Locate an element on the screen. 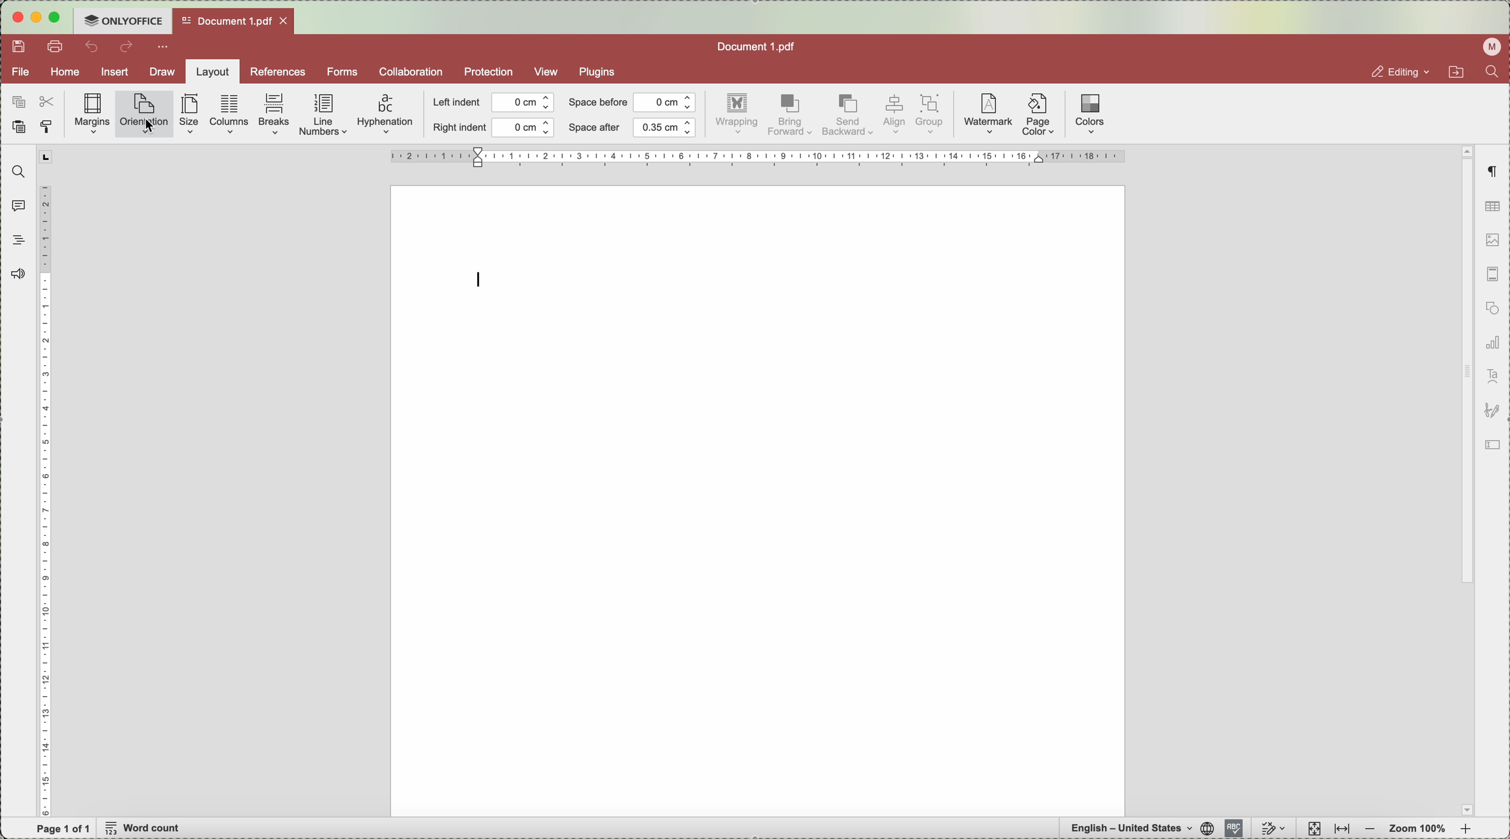 The width and height of the screenshot is (1510, 839). left indent is located at coordinates (494, 103).